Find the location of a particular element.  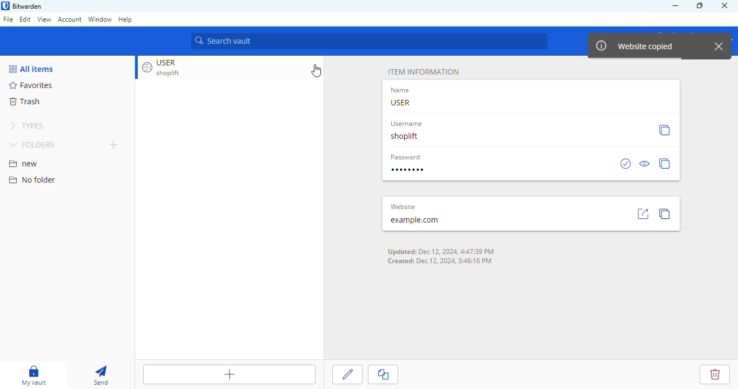

check if password has been exposed is located at coordinates (626, 164).